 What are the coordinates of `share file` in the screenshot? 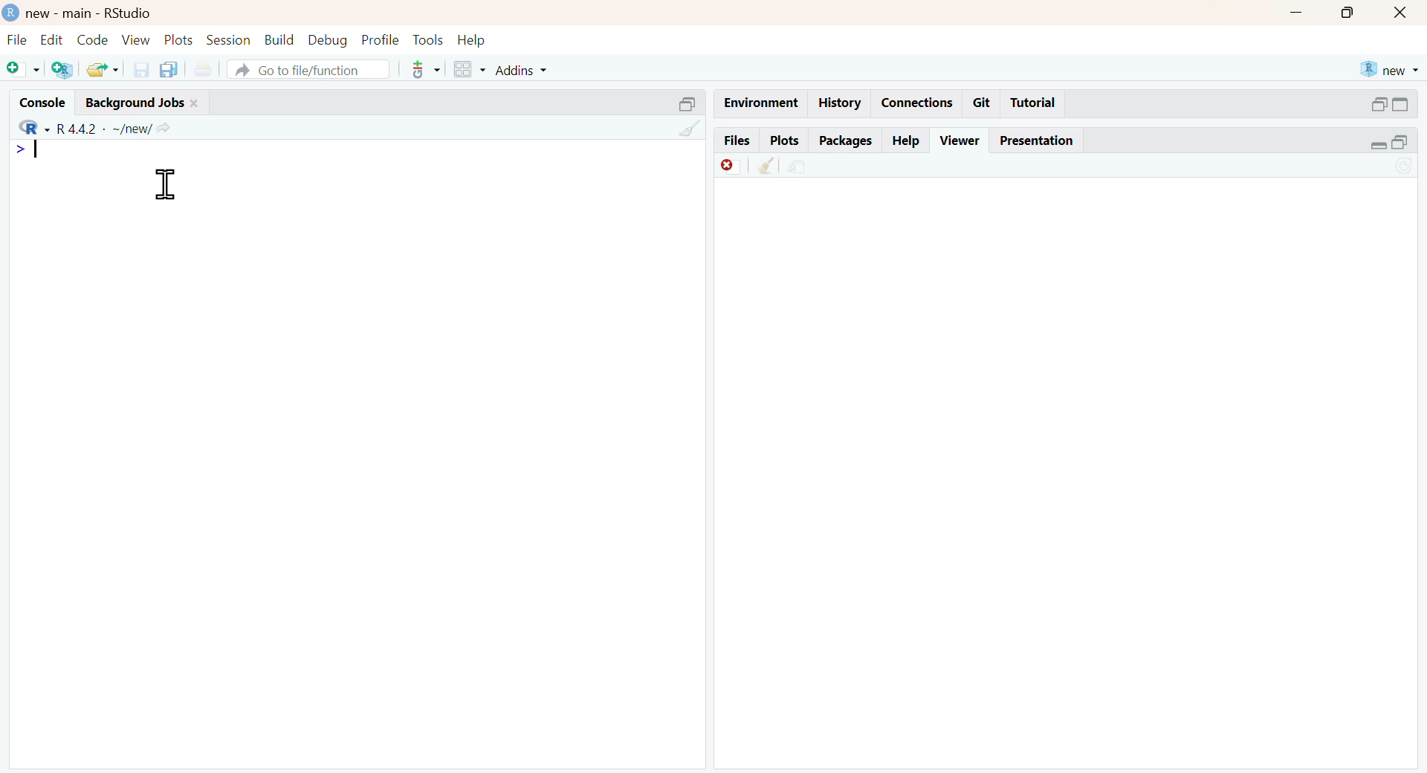 It's located at (800, 167).